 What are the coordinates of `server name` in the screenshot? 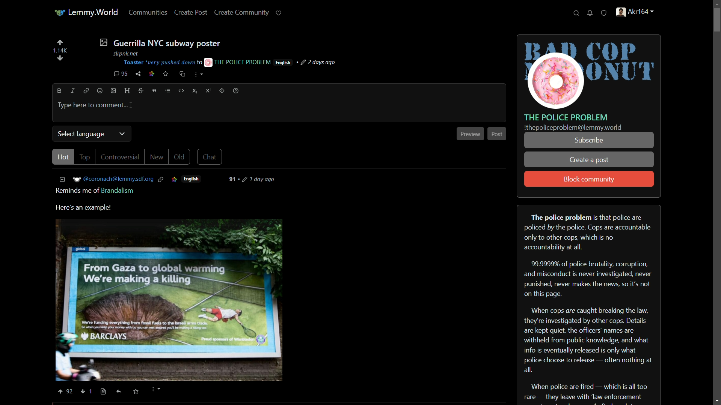 It's located at (566, 117).